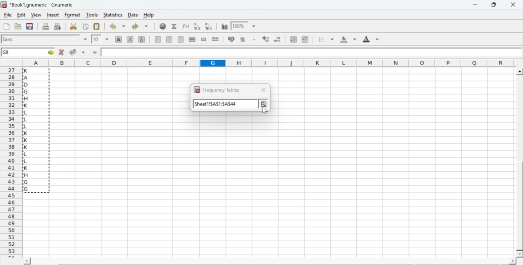  Describe the element at coordinates (217, 90) in the screenshot. I see `frequency tables` at that location.